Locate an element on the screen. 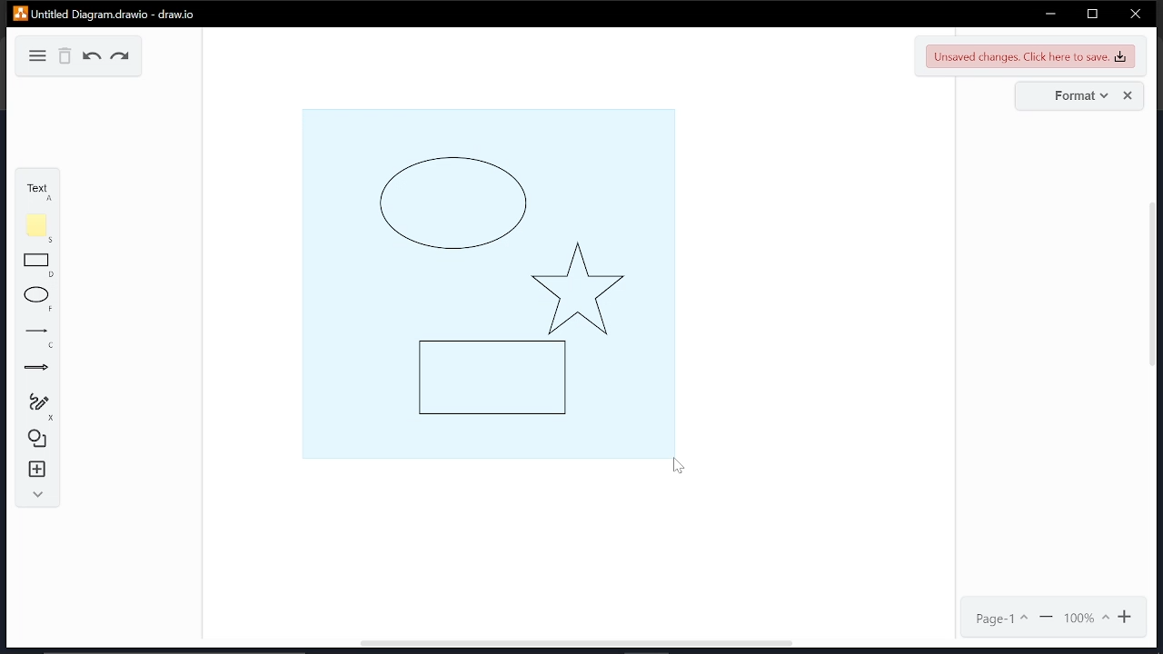 This screenshot has width=1163, height=654. diagram is located at coordinates (35, 54).